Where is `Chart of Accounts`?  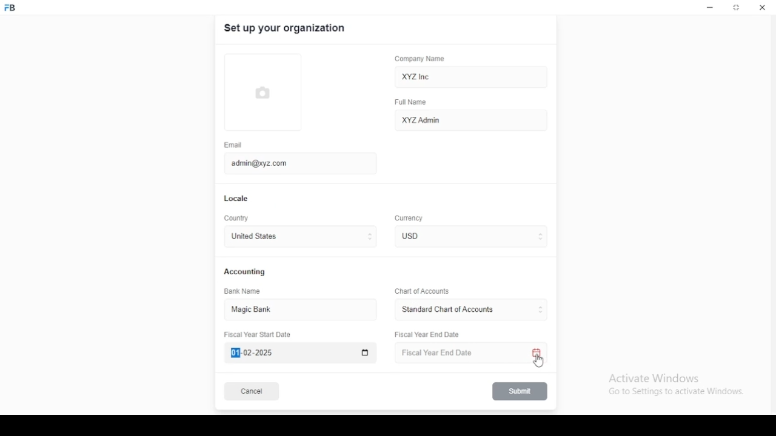
Chart of Accounts is located at coordinates (420, 291).